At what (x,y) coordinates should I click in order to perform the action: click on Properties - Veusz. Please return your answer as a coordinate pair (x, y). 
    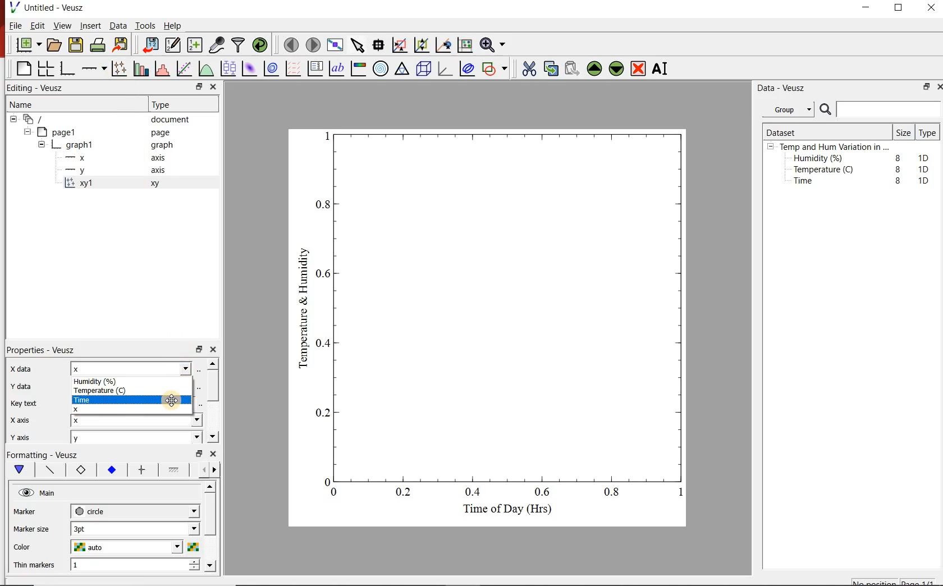
    Looking at the image, I should click on (47, 348).